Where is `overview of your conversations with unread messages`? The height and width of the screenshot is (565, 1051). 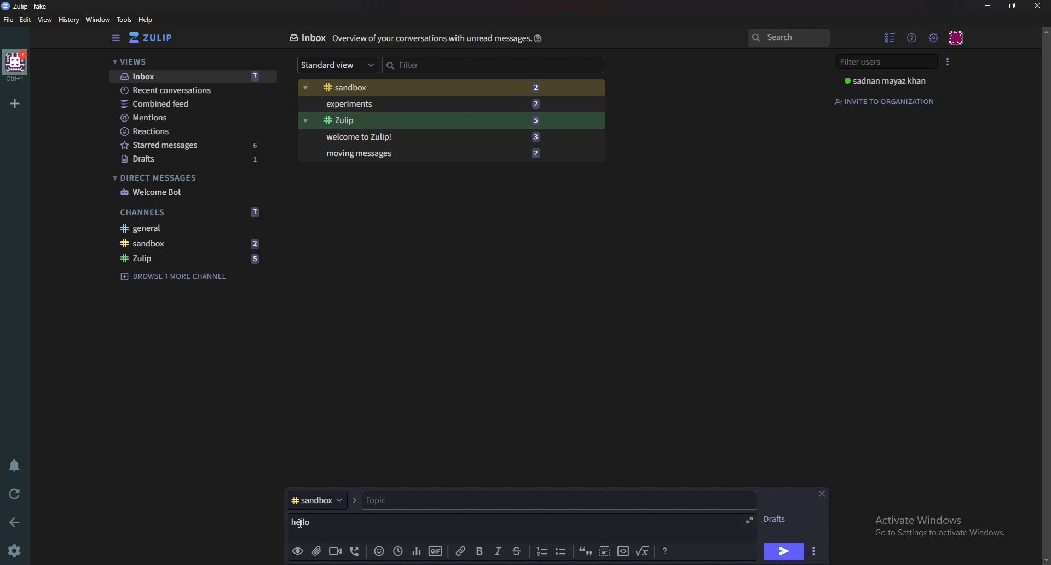
overview of your conversations with unread messages is located at coordinates (431, 38).